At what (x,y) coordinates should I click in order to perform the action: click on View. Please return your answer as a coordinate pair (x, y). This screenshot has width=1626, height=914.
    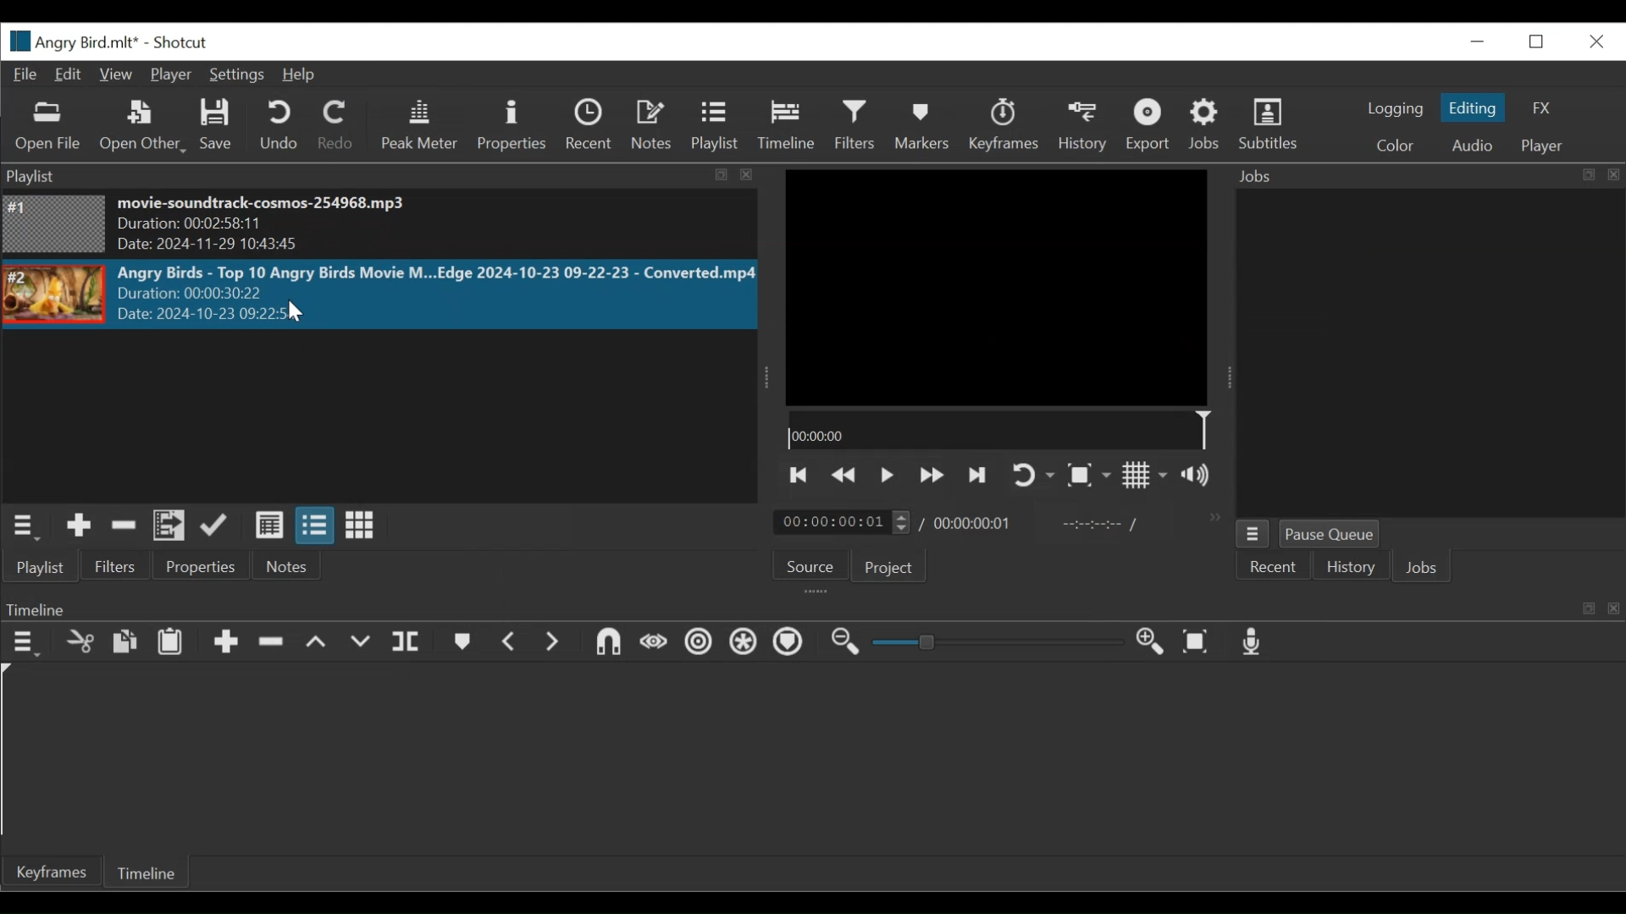
    Looking at the image, I should click on (116, 74).